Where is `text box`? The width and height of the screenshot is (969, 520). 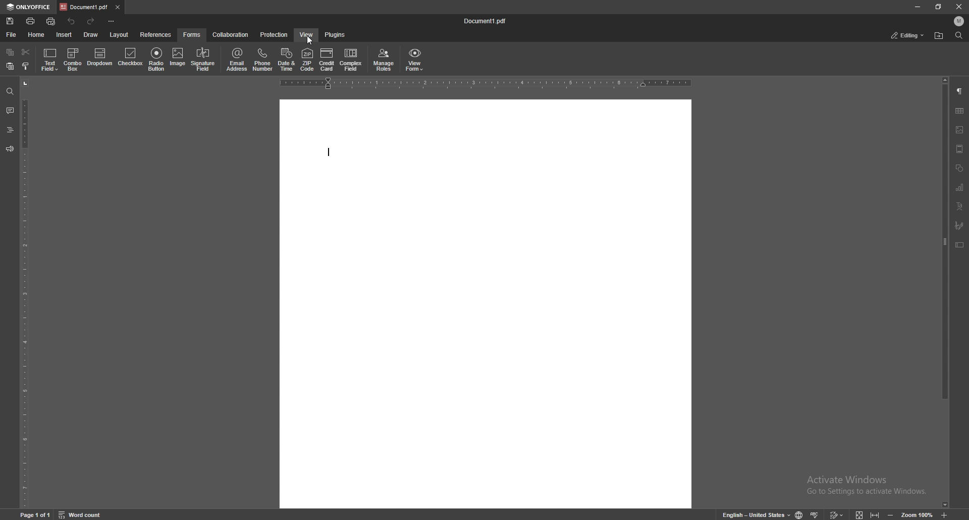
text box is located at coordinates (960, 244).